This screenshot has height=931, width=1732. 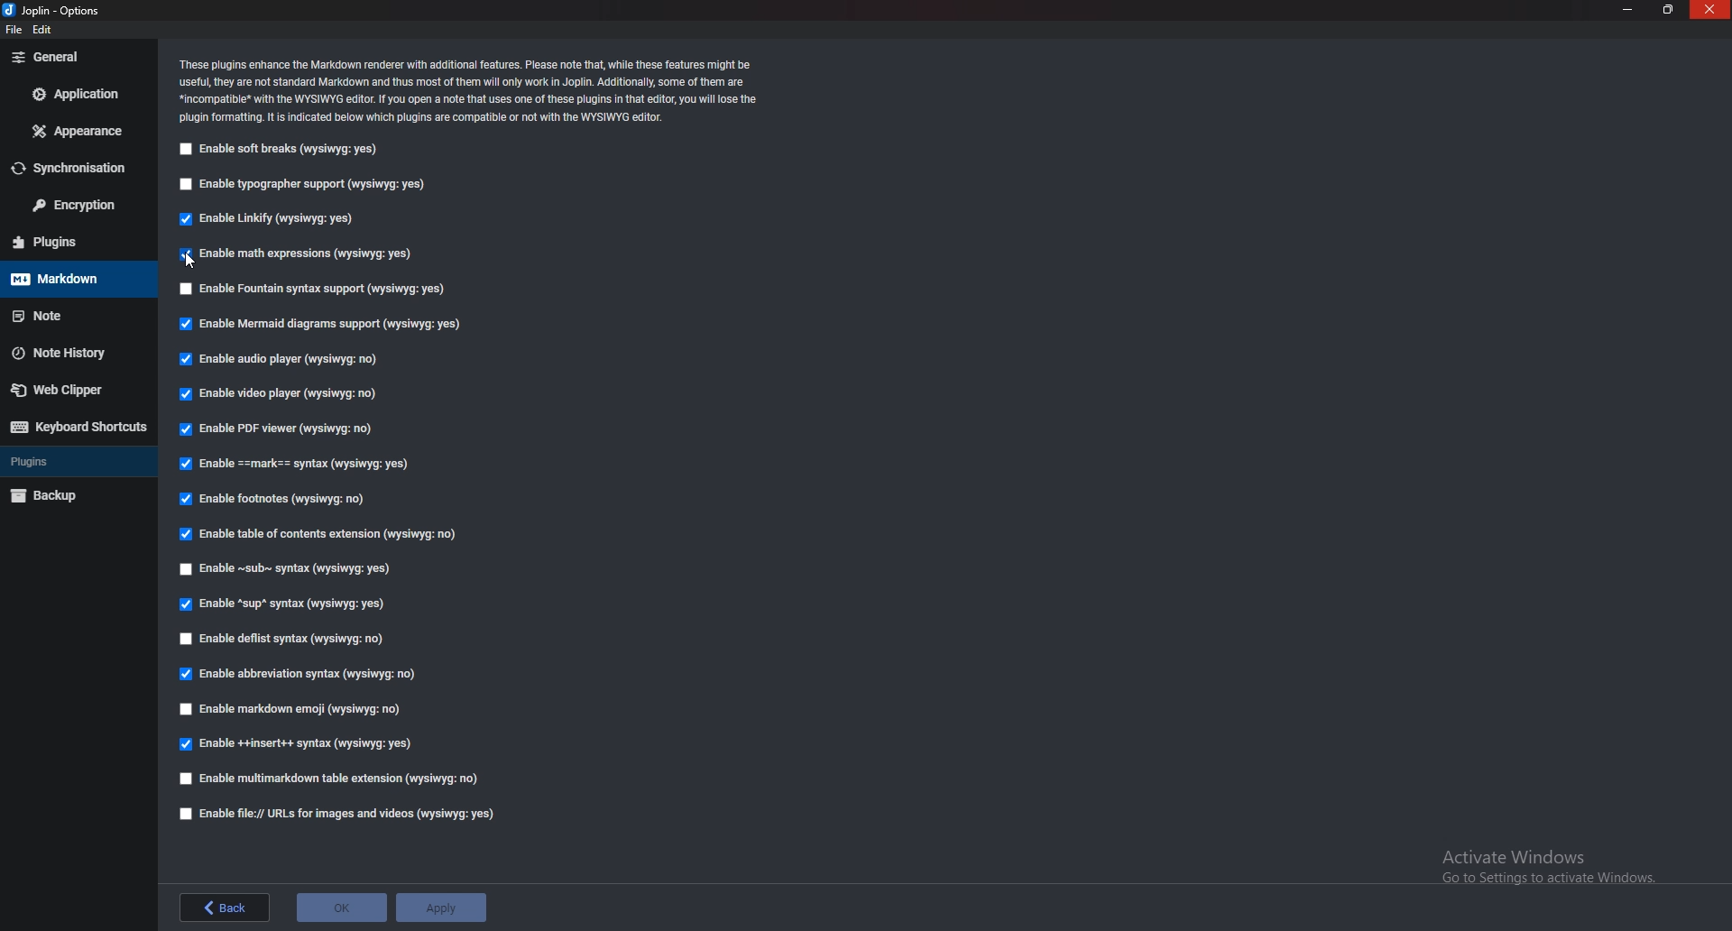 What do you see at coordinates (76, 428) in the screenshot?
I see `Keyboard shortcuts` at bounding box center [76, 428].